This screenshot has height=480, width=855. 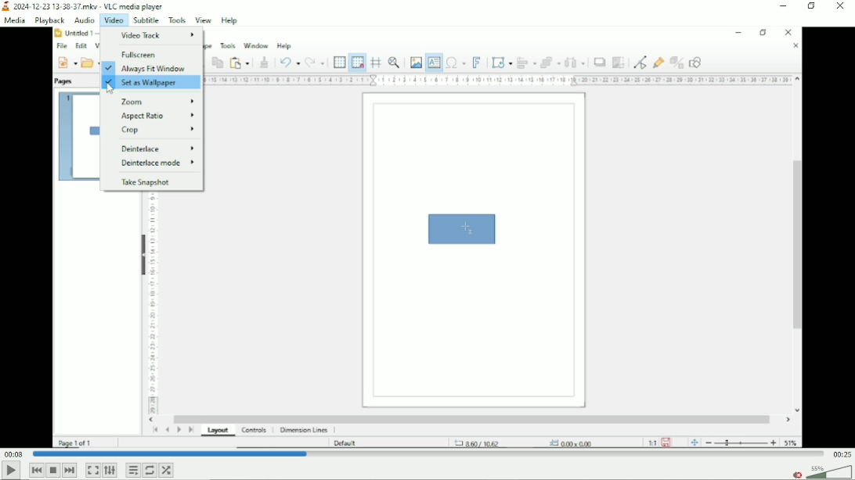 I want to click on random, so click(x=167, y=470).